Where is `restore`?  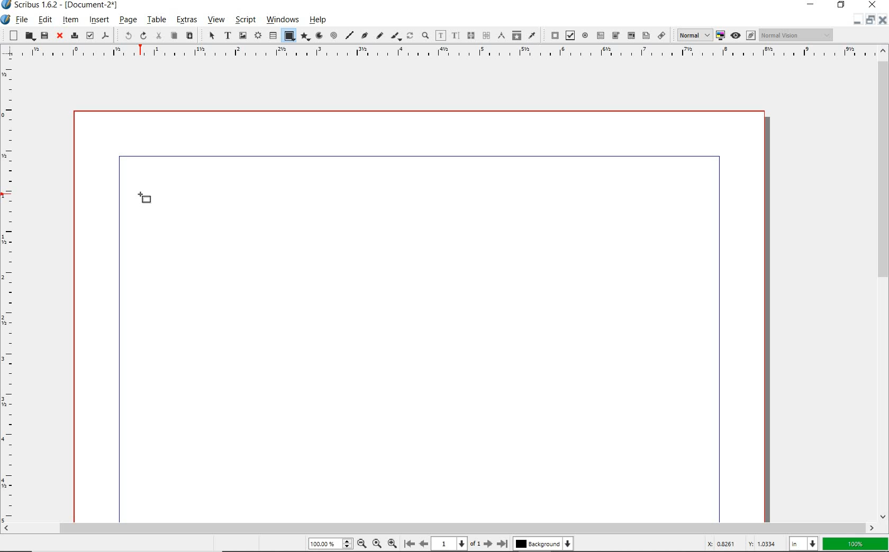
restore is located at coordinates (870, 22).